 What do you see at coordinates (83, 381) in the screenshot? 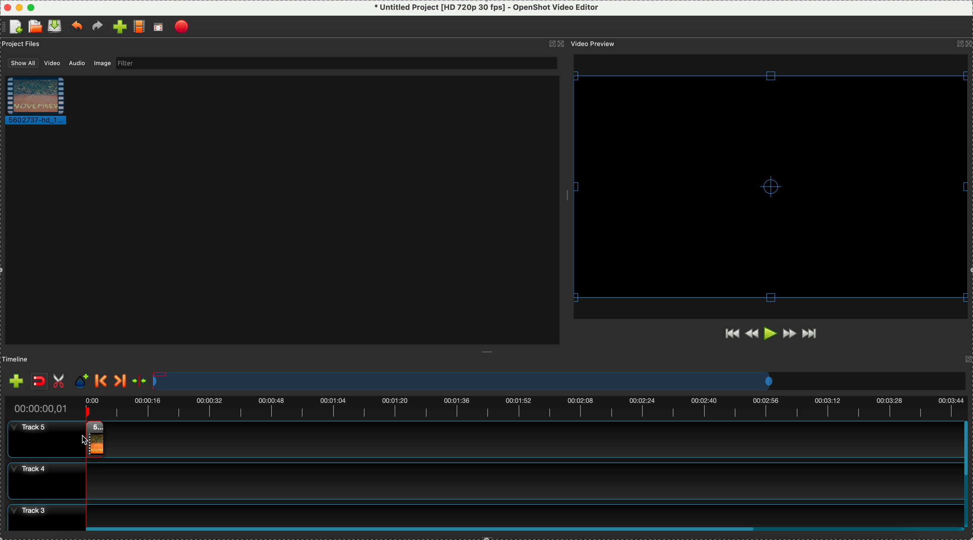
I see `add mark` at bounding box center [83, 381].